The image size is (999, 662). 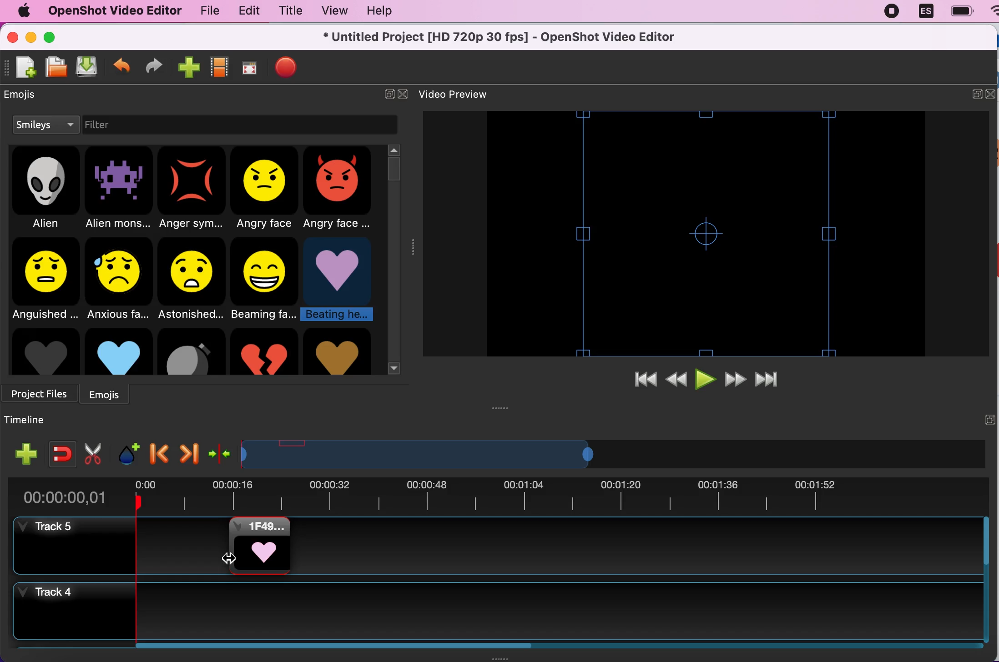 What do you see at coordinates (421, 454) in the screenshot?
I see `Expand/Shrink timeline view` at bounding box center [421, 454].